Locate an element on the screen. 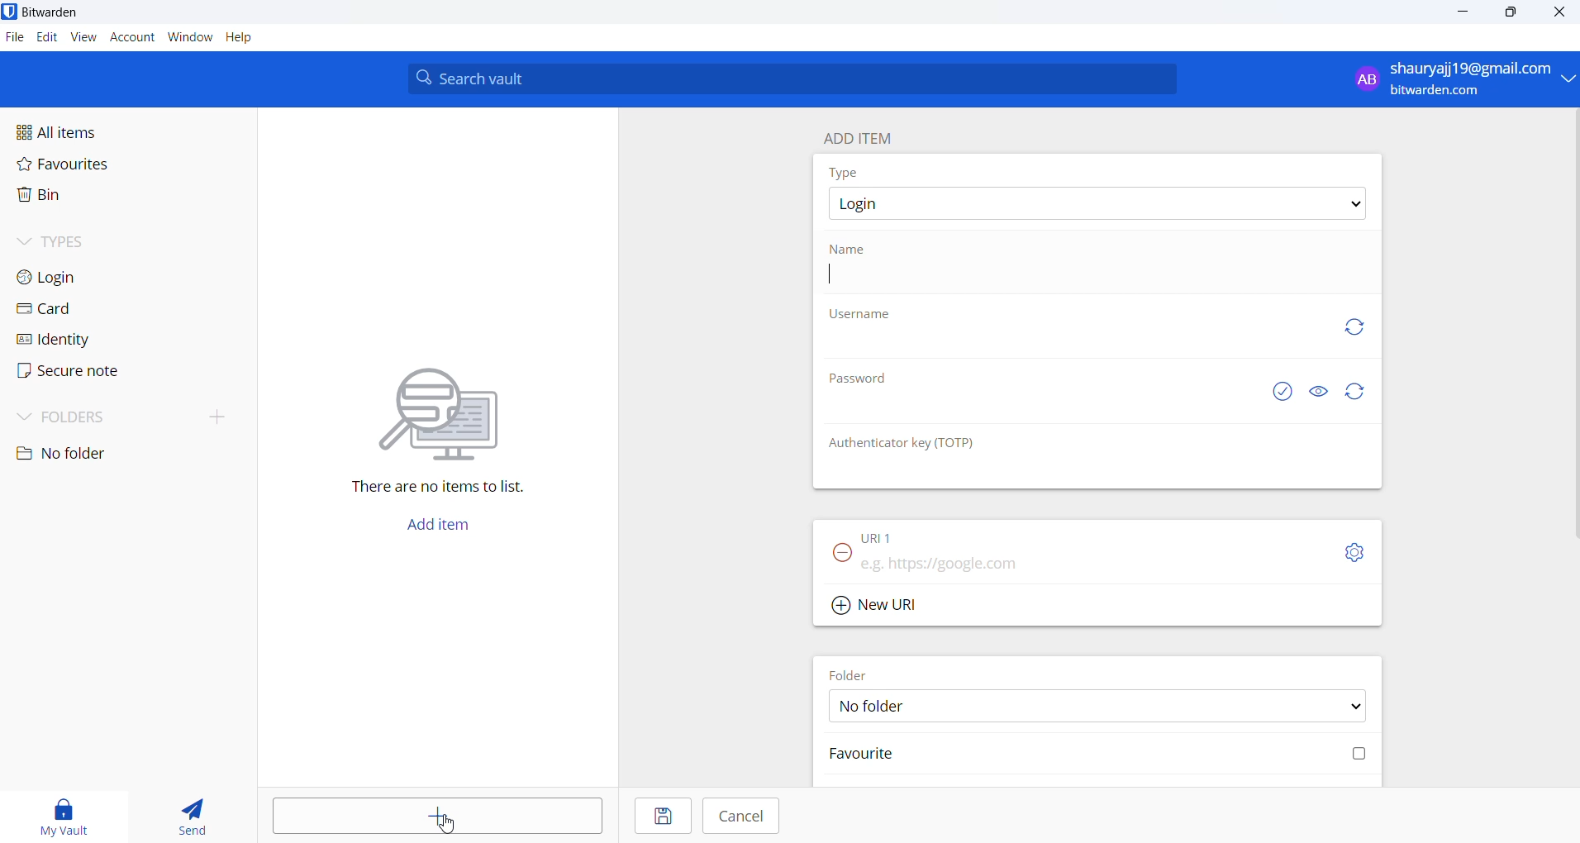  folders is located at coordinates (99, 419).